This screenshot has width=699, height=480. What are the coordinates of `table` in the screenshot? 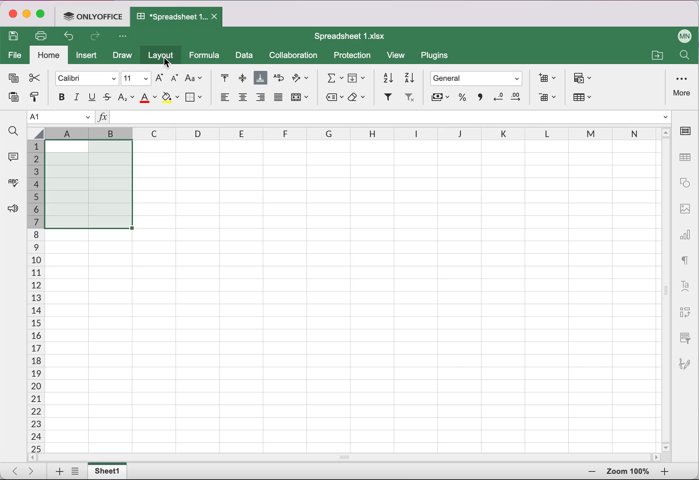 It's located at (686, 158).